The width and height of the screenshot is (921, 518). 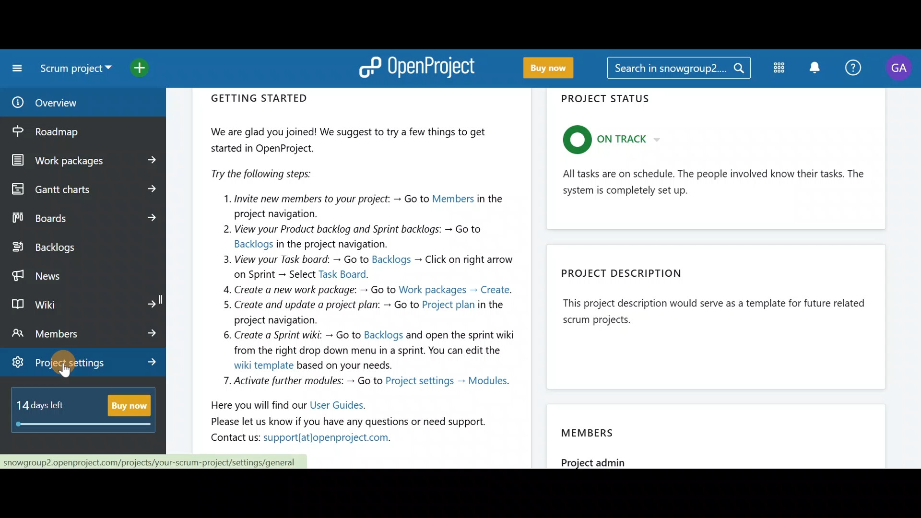 What do you see at coordinates (777, 70) in the screenshot?
I see `Modules` at bounding box center [777, 70].